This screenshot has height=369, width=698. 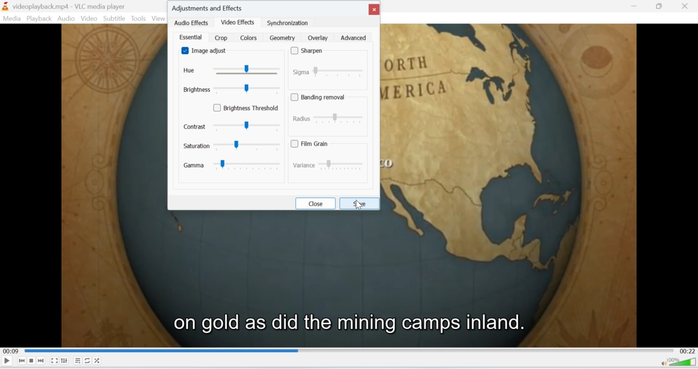 I want to click on Shuffle, so click(x=97, y=361).